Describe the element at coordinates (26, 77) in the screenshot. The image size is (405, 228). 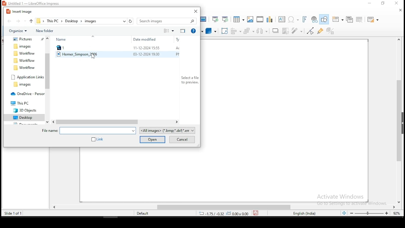
I see `system folder` at that location.